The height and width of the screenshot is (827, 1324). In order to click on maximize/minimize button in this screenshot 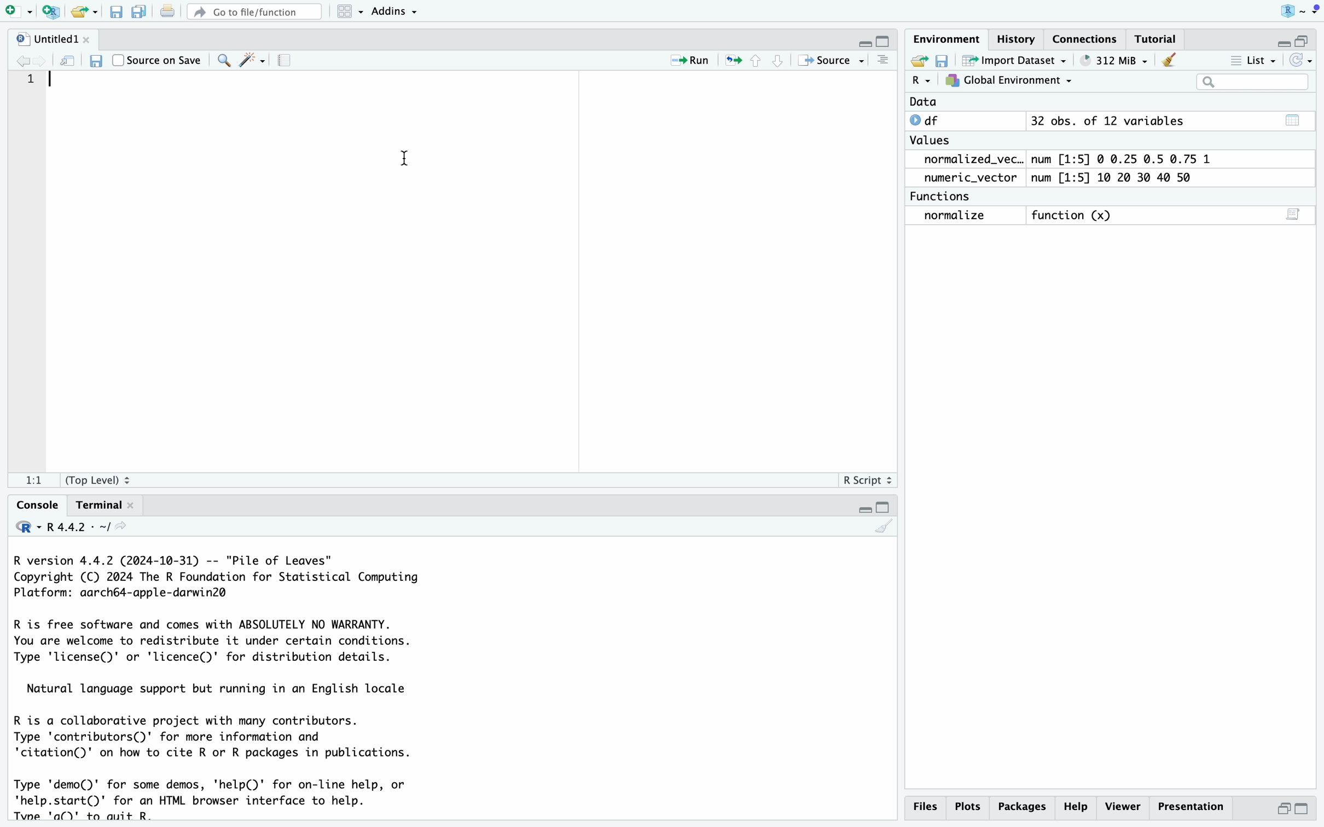, I will do `click(1293, 808)`.